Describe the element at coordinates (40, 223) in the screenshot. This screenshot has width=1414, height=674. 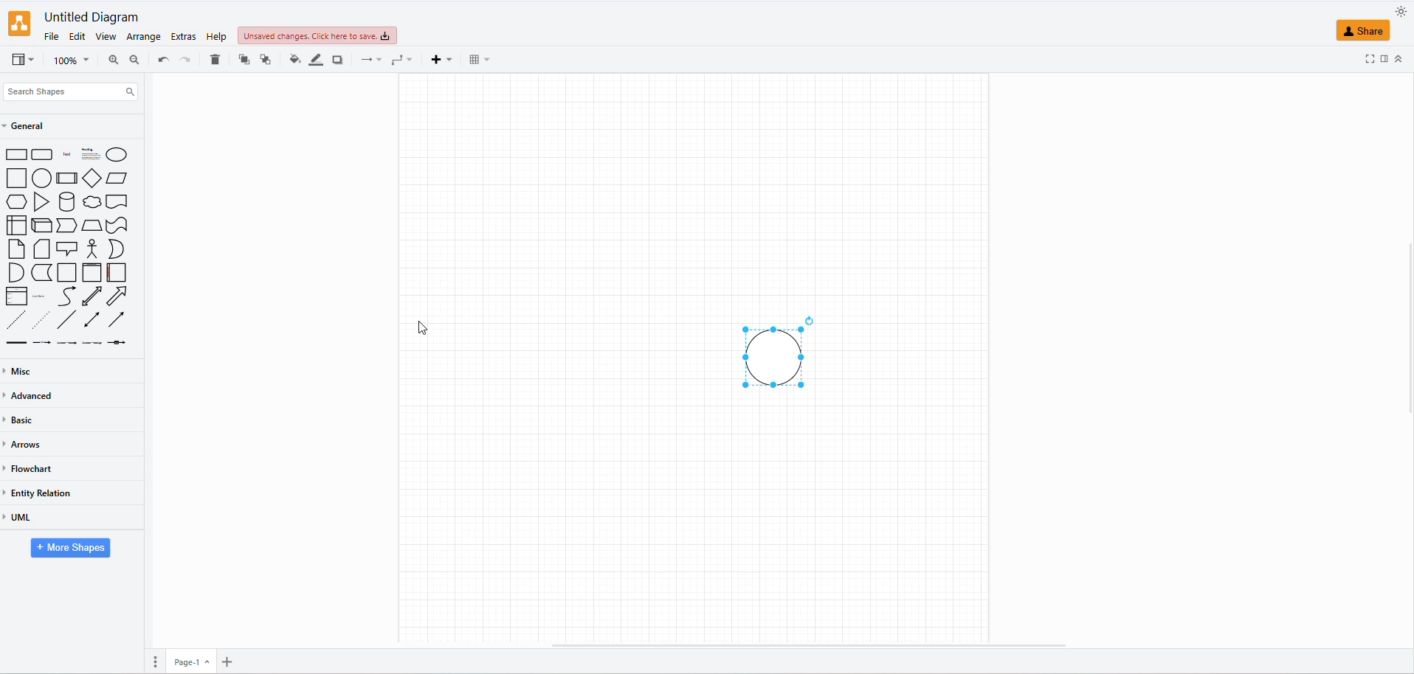
I see `CUBE` at that location.